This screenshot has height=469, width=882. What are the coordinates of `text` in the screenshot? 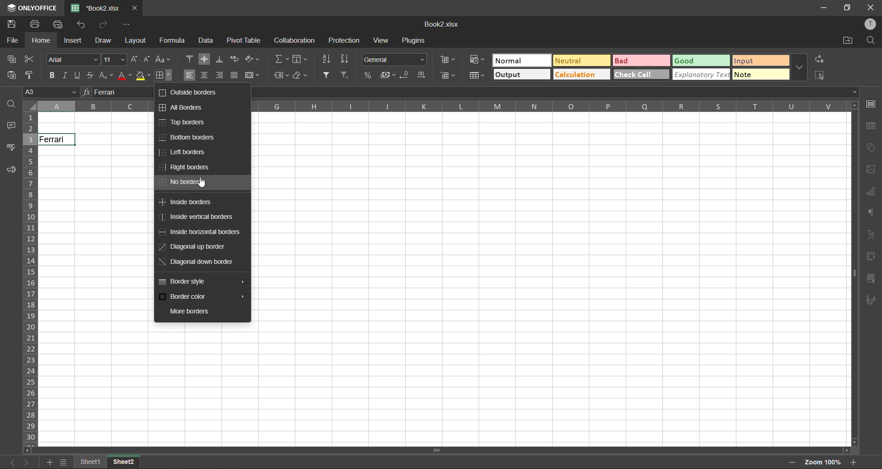 It's located at (873, 234).